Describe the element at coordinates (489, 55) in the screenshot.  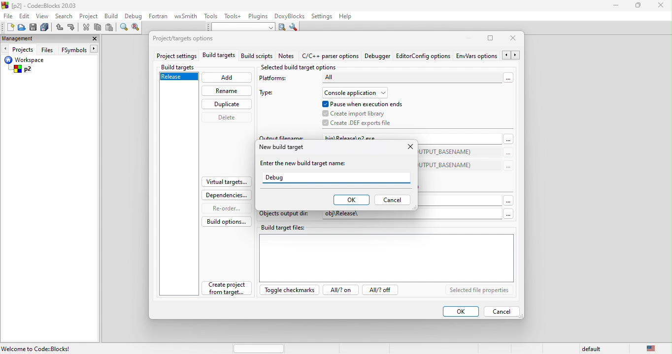
I see `env\vars option` at that location.